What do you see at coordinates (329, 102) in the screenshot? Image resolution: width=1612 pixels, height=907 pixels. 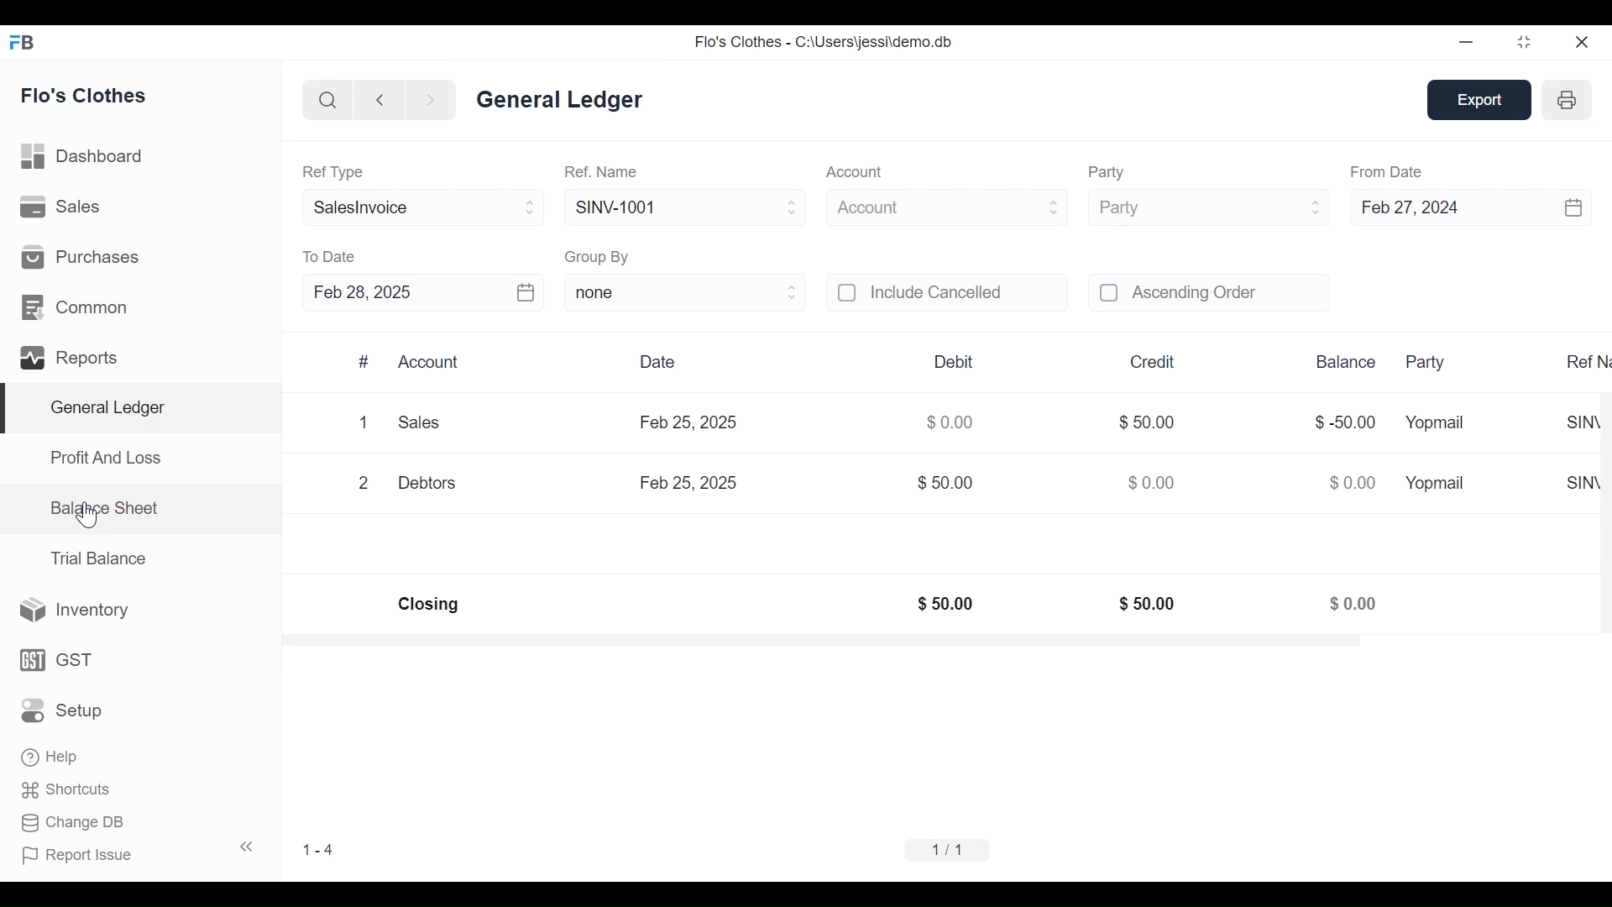 I see `search` at bounding box center [329, 102].